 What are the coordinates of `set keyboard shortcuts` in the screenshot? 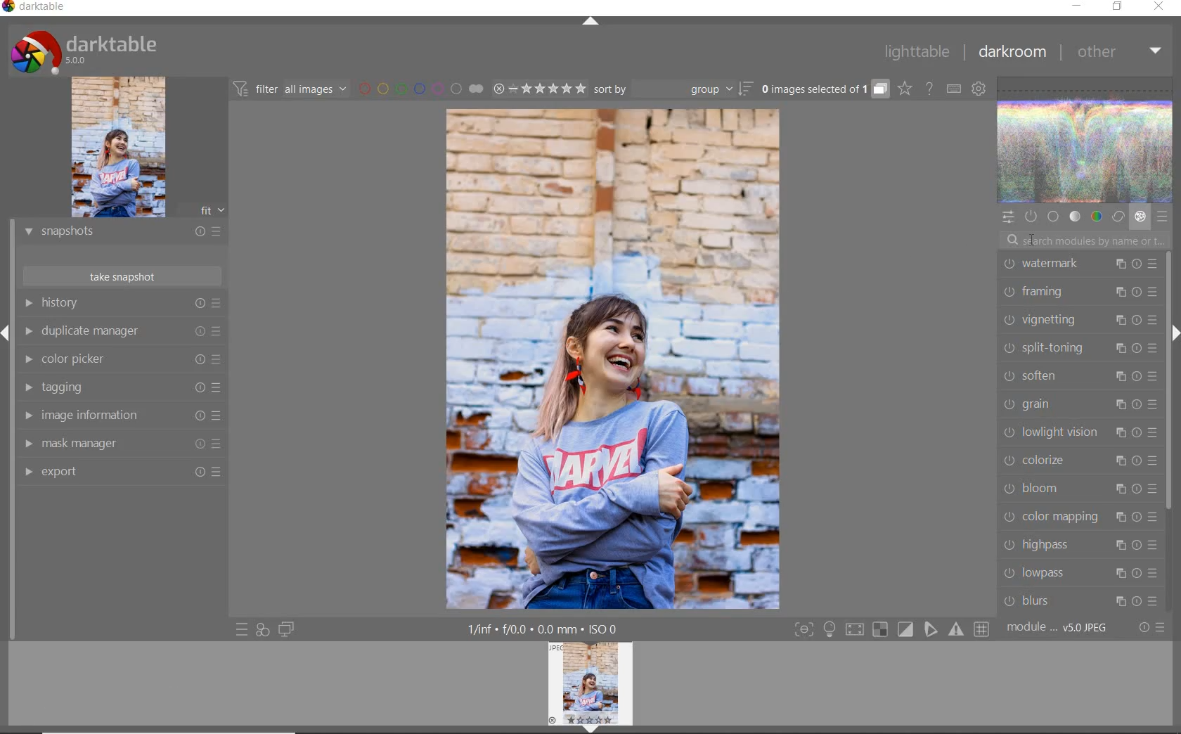 It's located at (953, 88).